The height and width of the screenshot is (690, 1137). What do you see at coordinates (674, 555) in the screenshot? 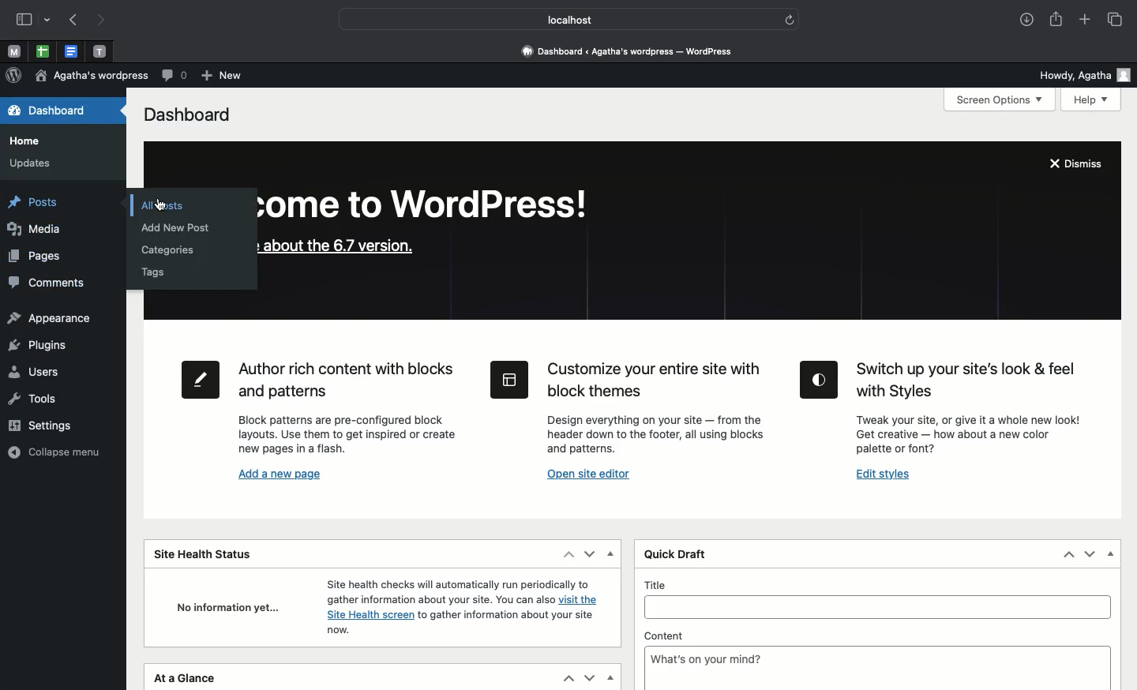
I see `Quick draft` at bounding box center [674, 555].